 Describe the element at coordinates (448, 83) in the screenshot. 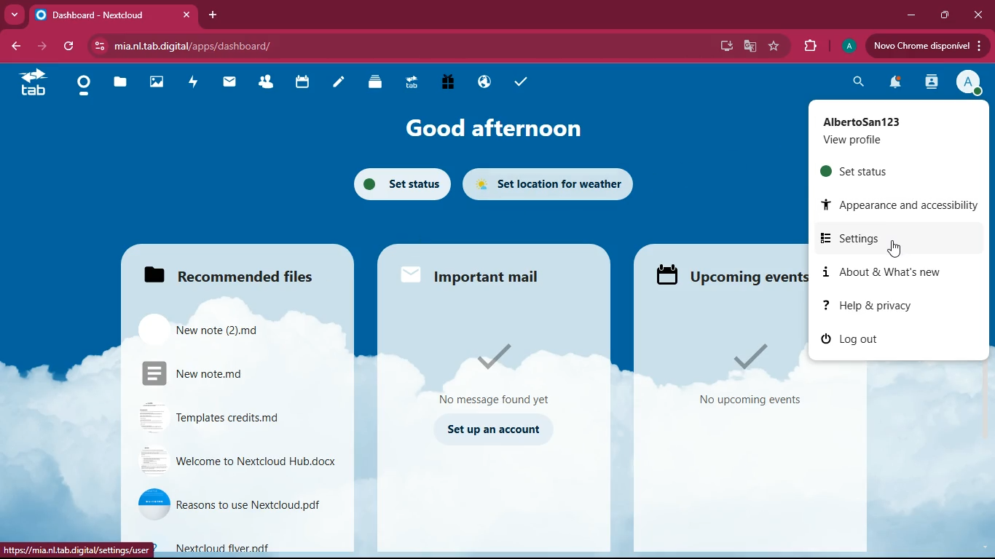

I see `gift` at that location.